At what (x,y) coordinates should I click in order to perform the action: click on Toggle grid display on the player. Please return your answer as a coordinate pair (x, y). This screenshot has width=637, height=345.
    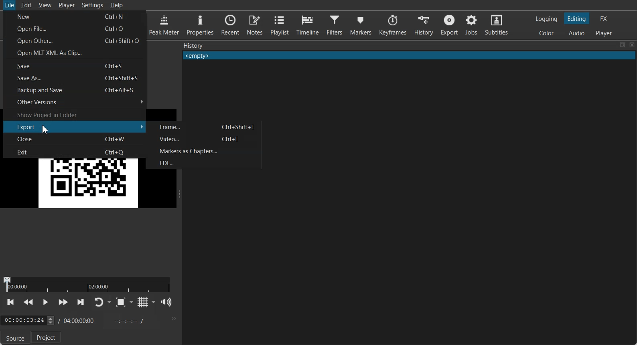
    Looking at the image, I should click on (142, 302).